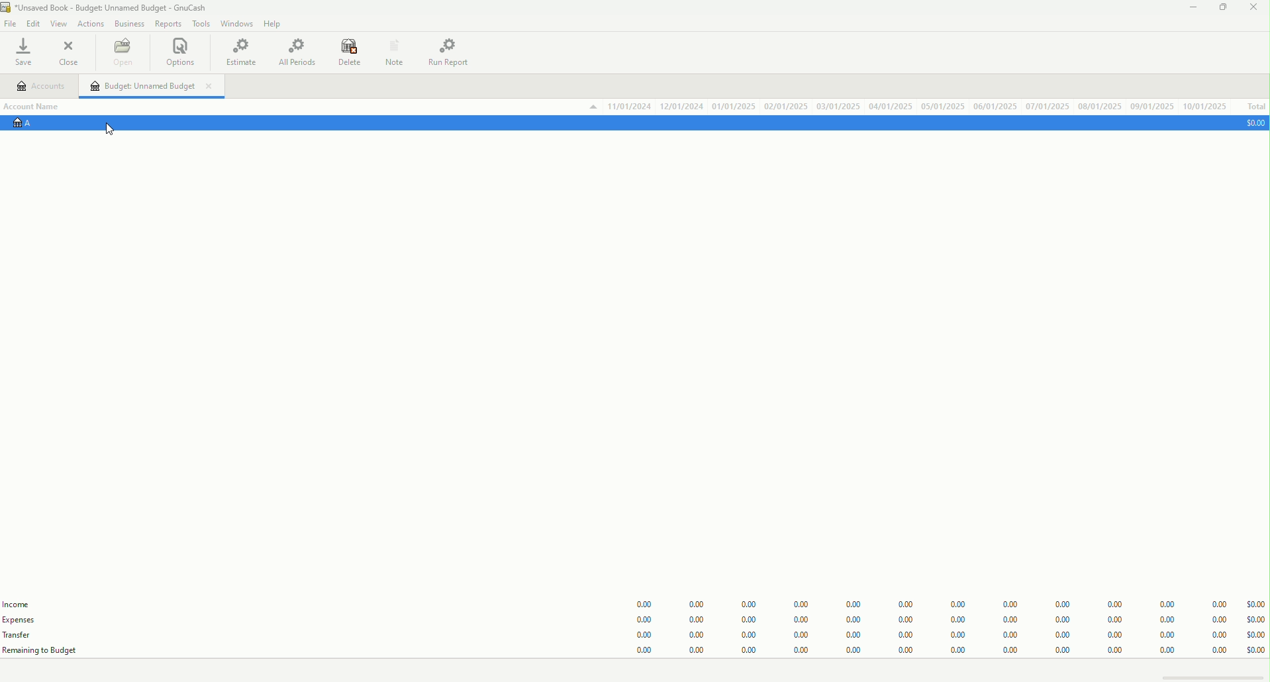  I want to click on Close, so click(1257, 8).